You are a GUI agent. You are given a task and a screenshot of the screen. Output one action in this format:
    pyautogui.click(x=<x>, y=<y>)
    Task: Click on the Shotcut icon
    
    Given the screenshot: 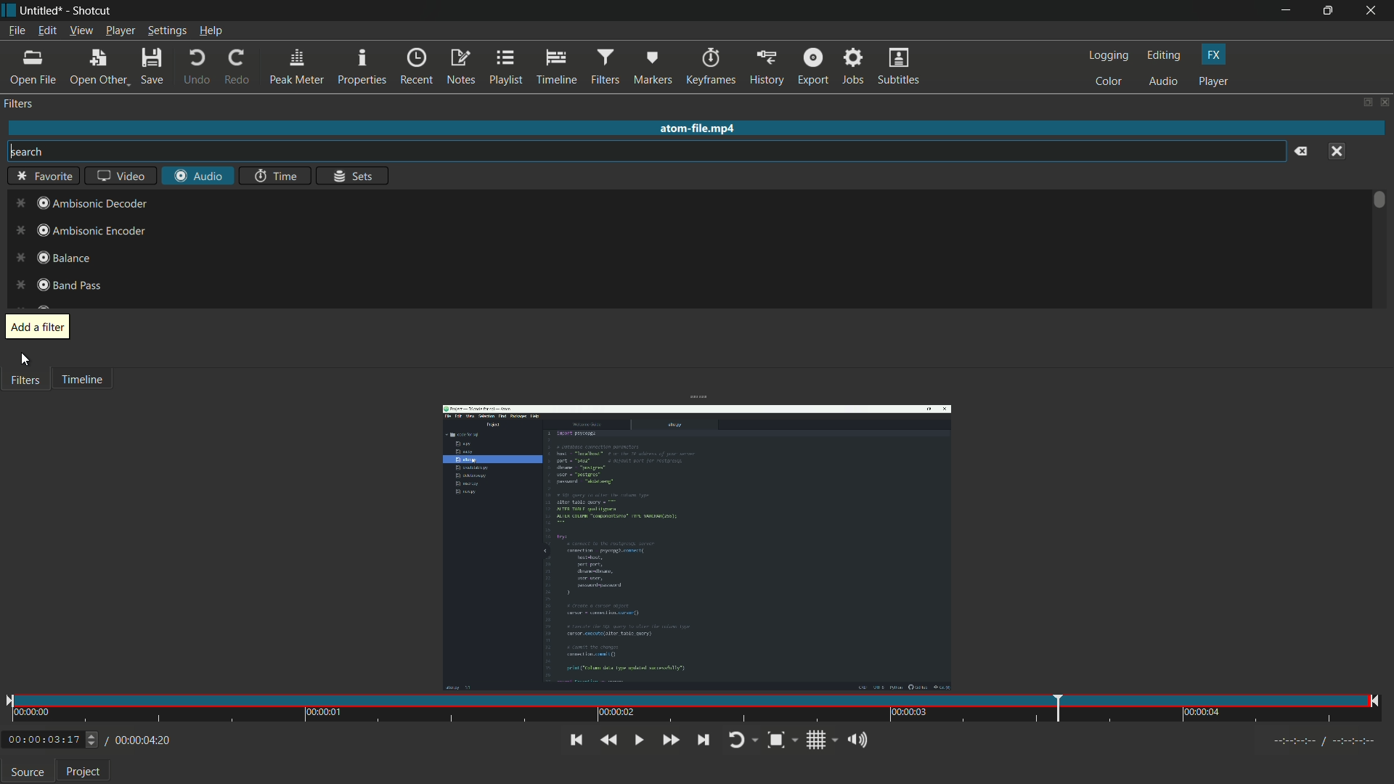 What is the action you would take?
    pyautogui.click(x=8, y=11)
    